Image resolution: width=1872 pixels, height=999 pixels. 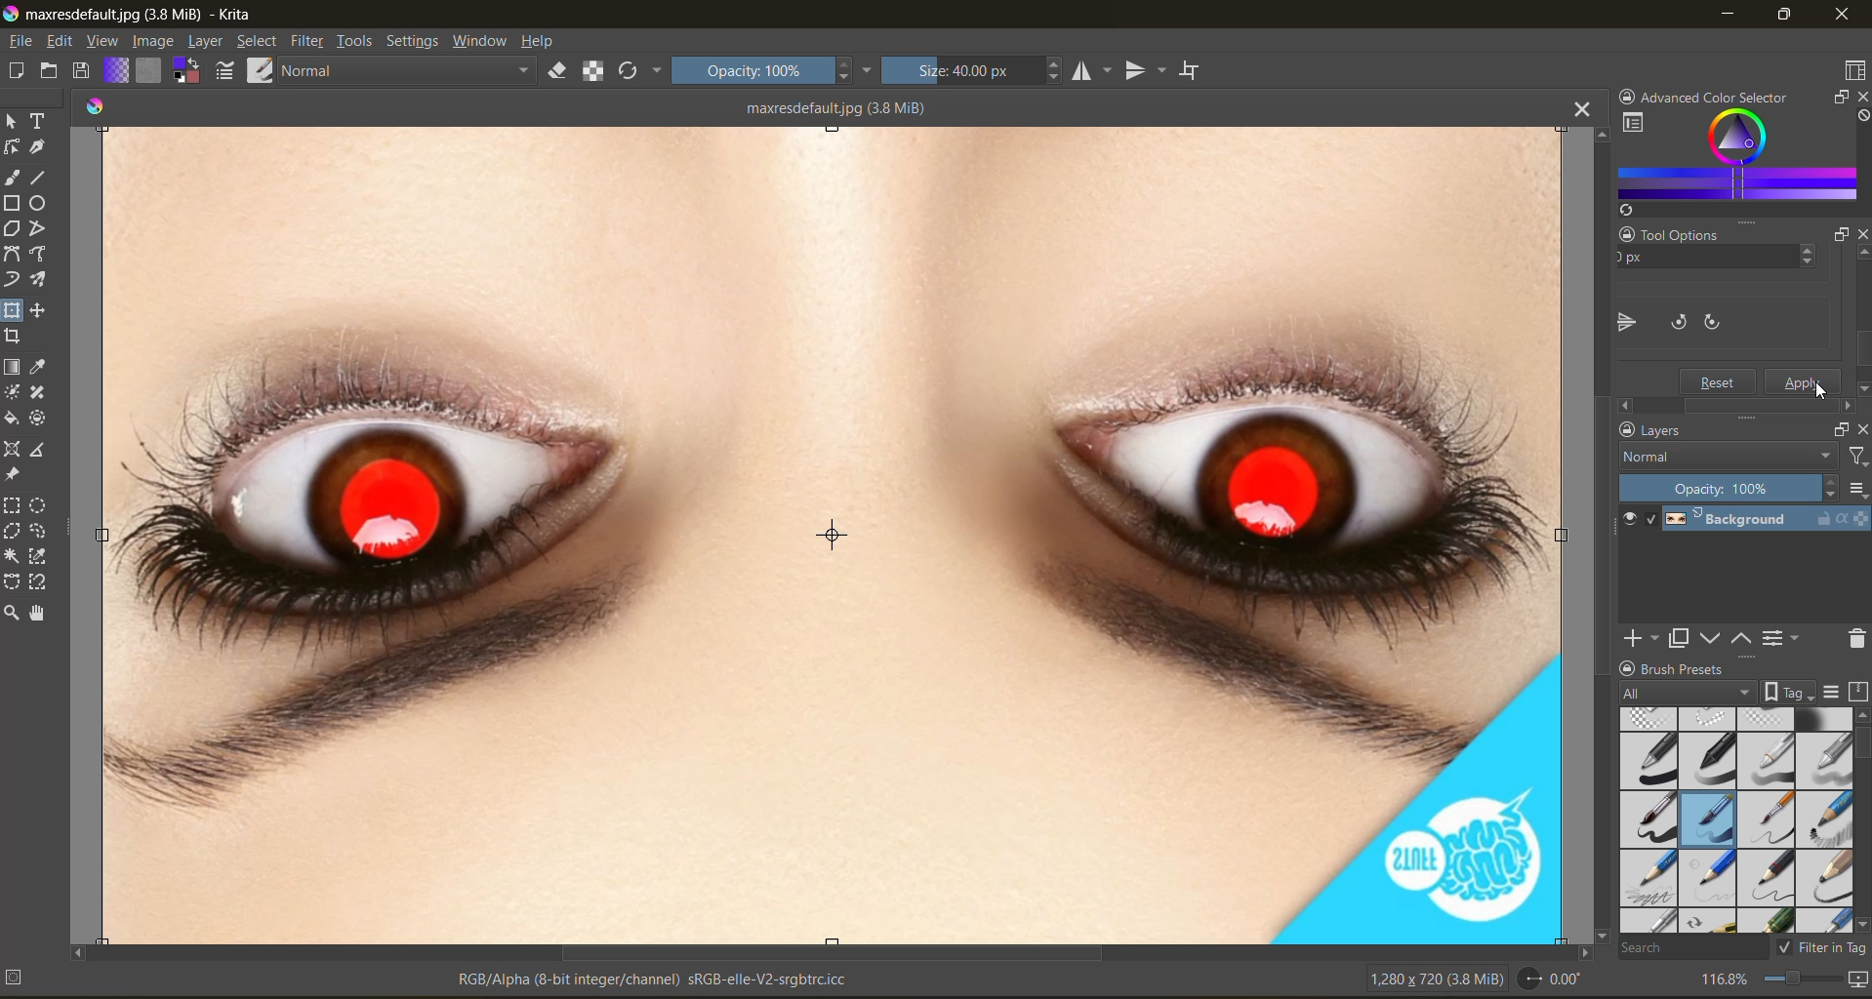 What do you see at coordinates (43, 556) in the screenshot?
I see `tool` at bounding box center [43, 556].